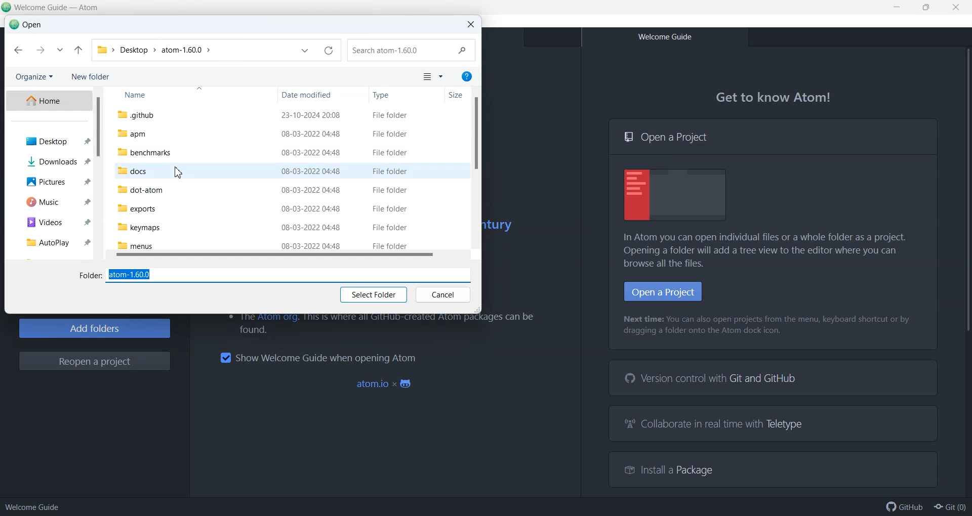 The height and width of the screenshot is (516, 972). What do you see at coordinates (373, 295) in the screenshot?
I see `Select Folder` at bounding box center [373, 295].